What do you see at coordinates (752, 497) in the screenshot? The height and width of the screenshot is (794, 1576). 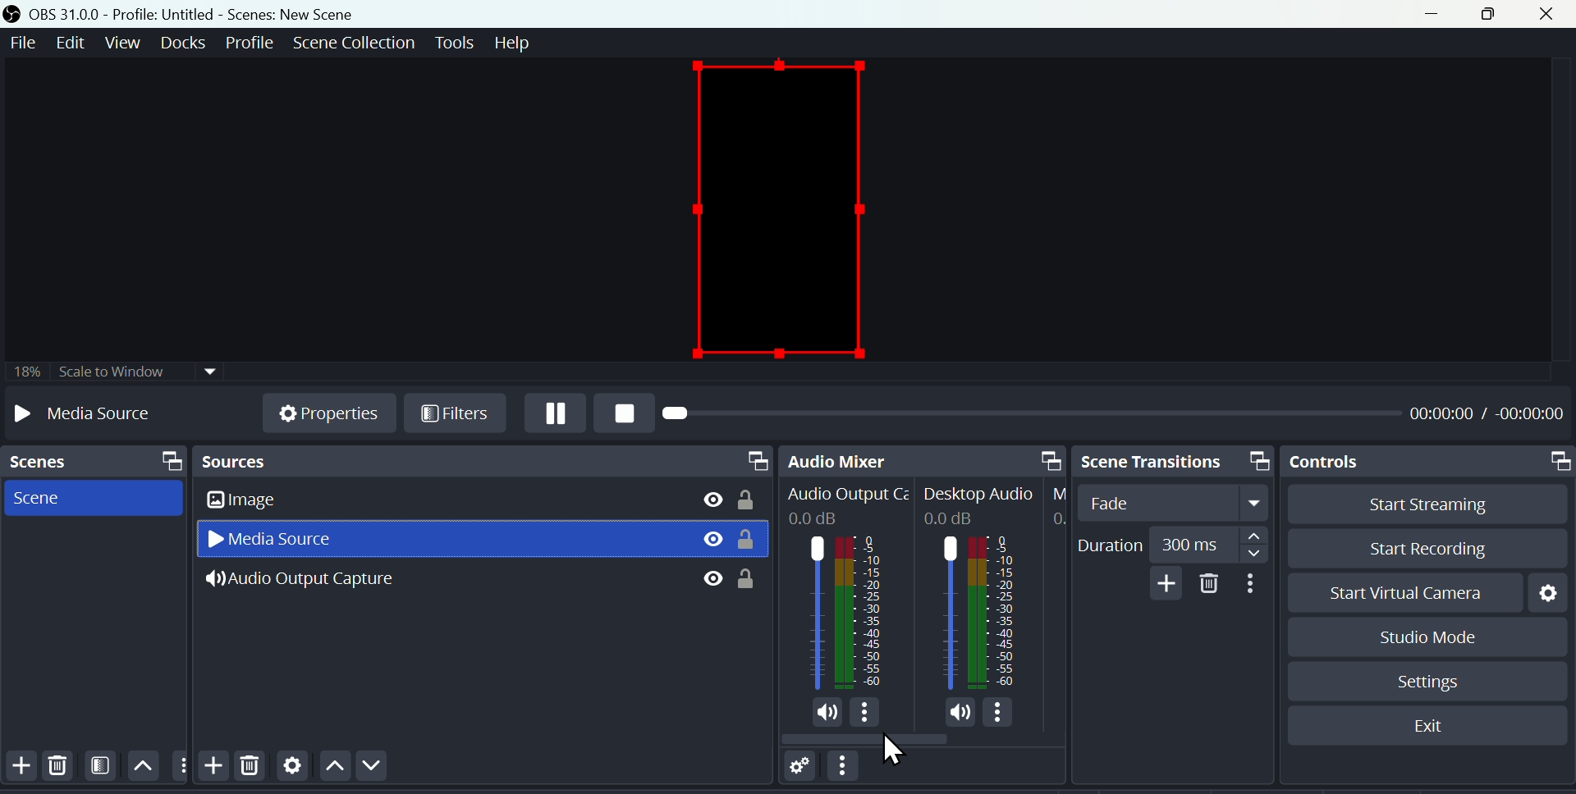 I see `Lock unlock` at bounding box center [752, 497].